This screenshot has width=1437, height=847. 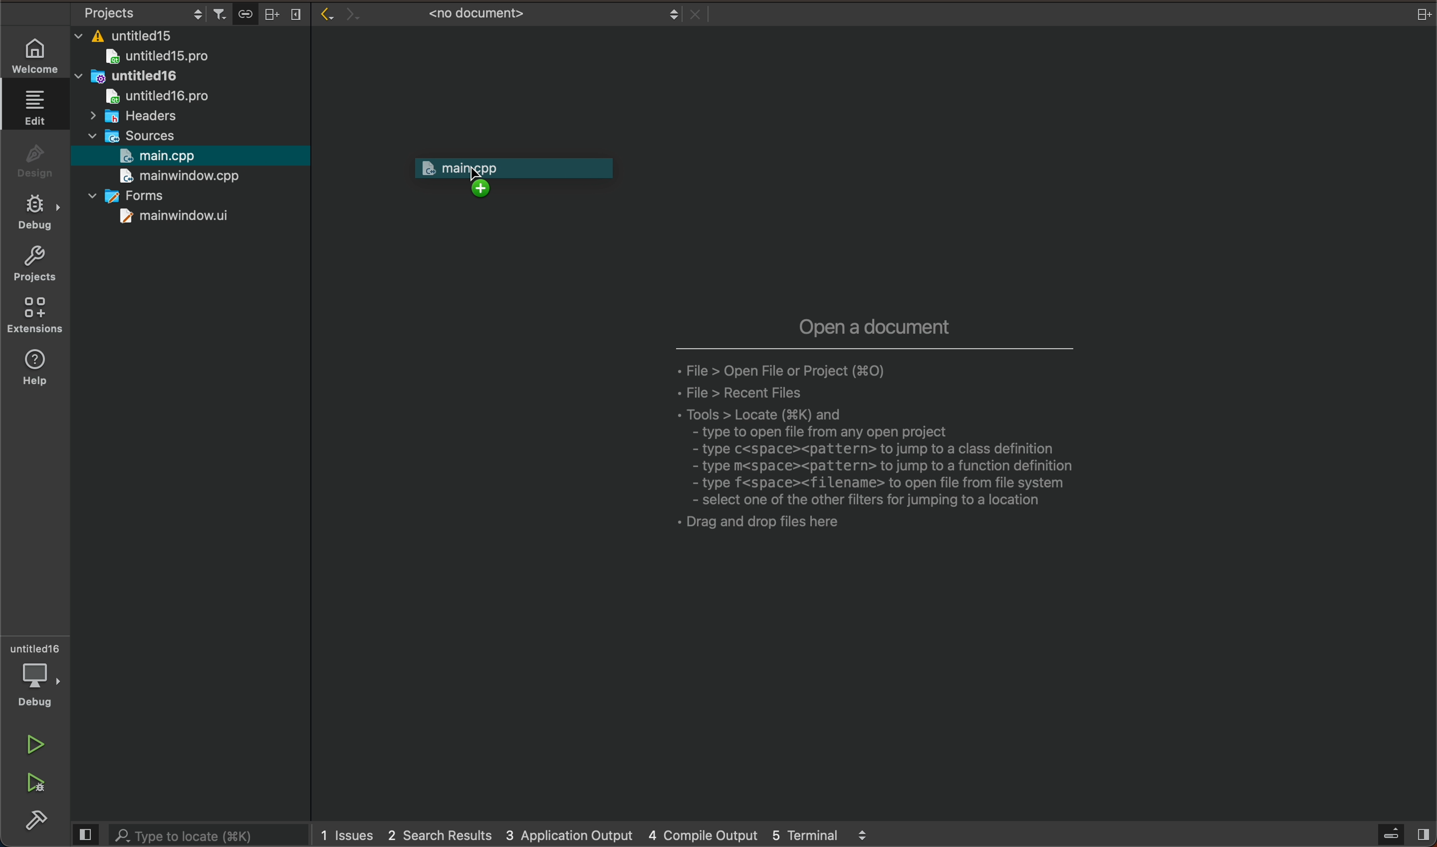 I want to click on select project, so click(x=139, y=14).